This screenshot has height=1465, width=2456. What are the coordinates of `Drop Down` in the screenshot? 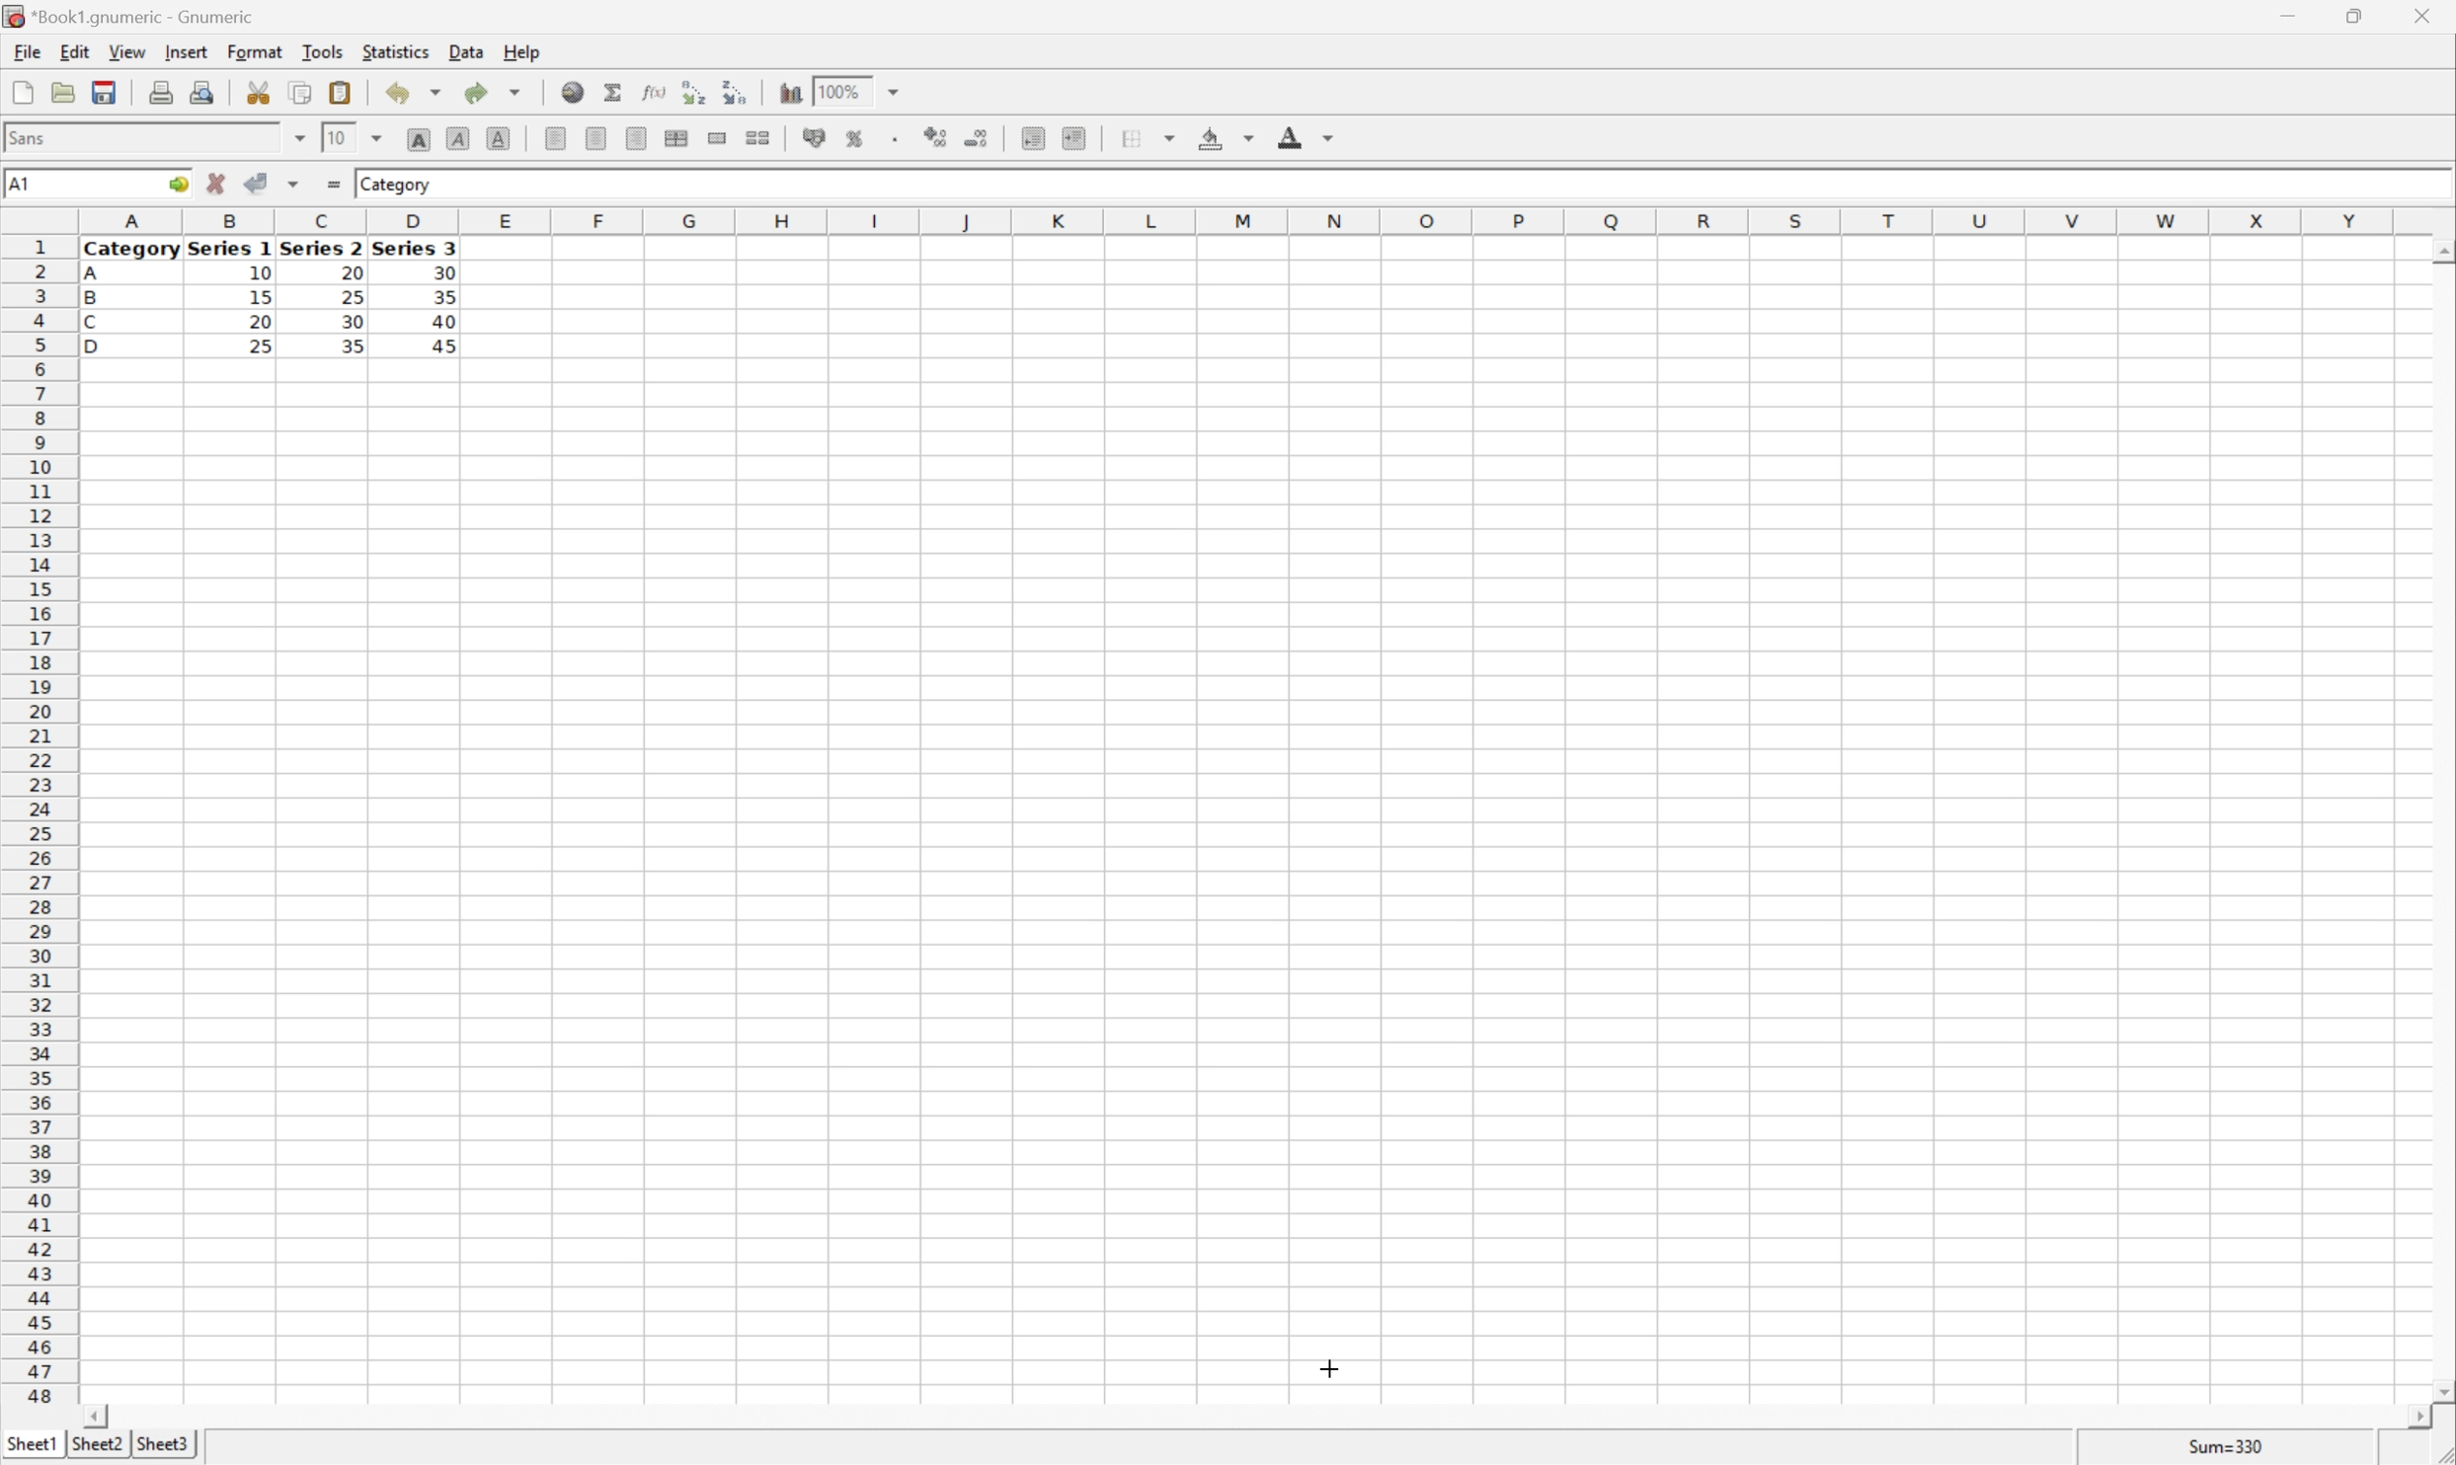 It's located at (299, 137).